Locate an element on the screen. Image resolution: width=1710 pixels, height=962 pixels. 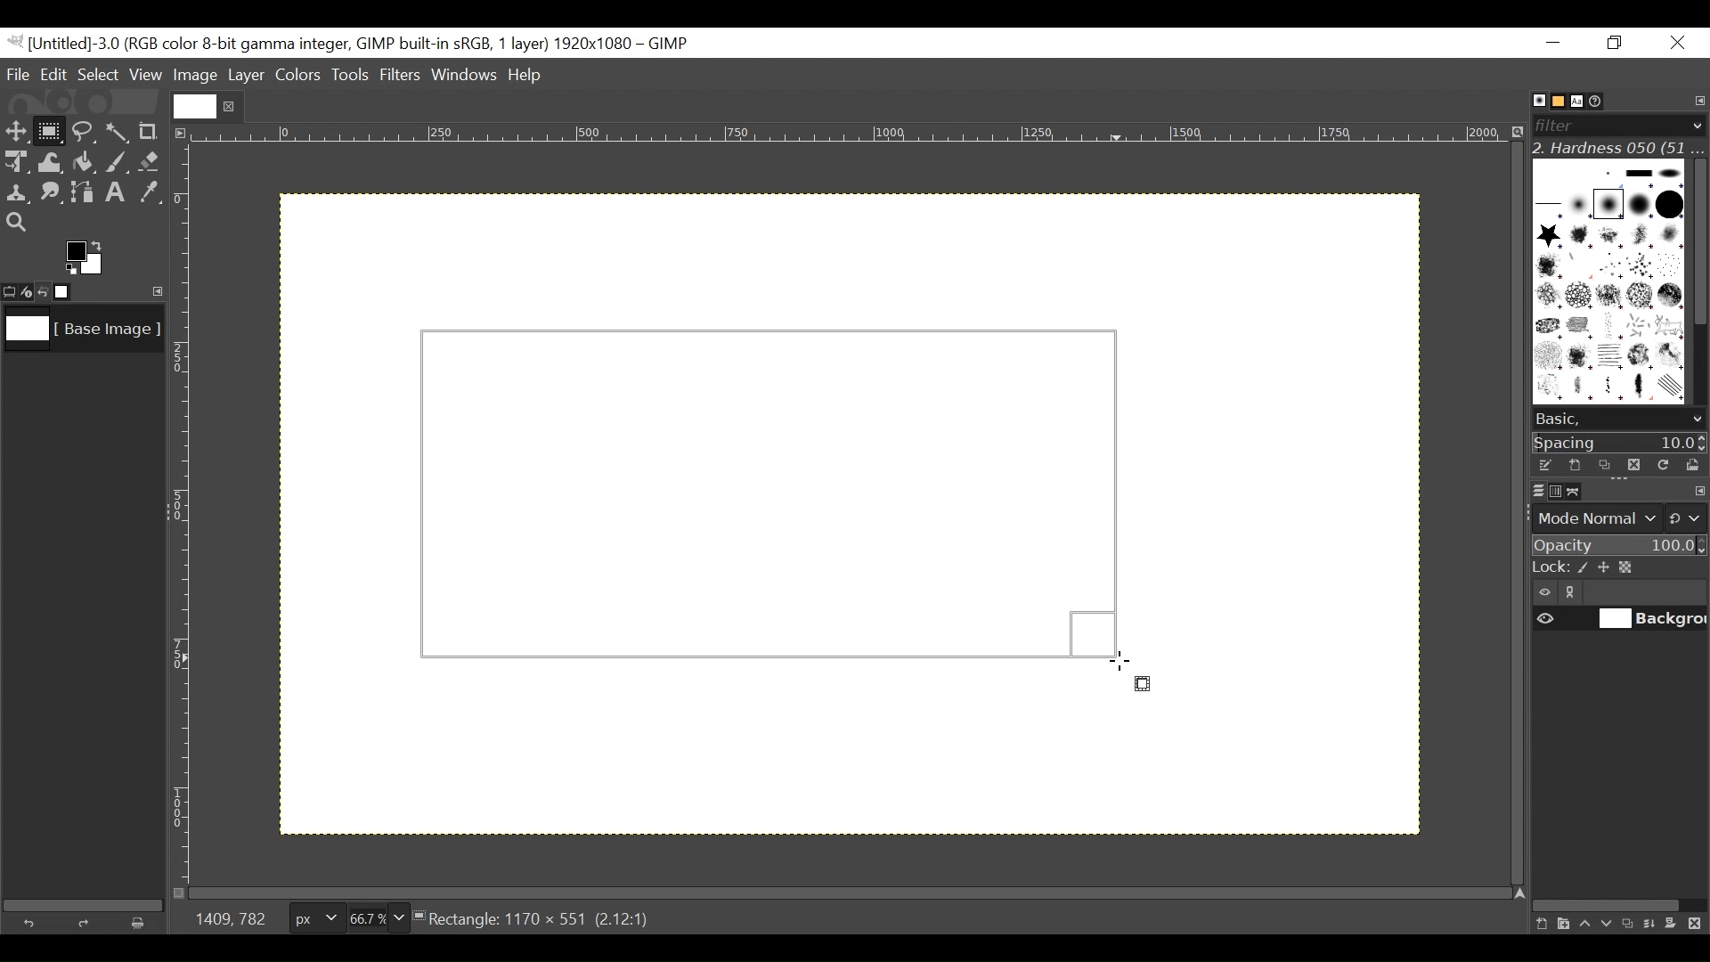
Delete this layer is located at coordinates (1698, 925).